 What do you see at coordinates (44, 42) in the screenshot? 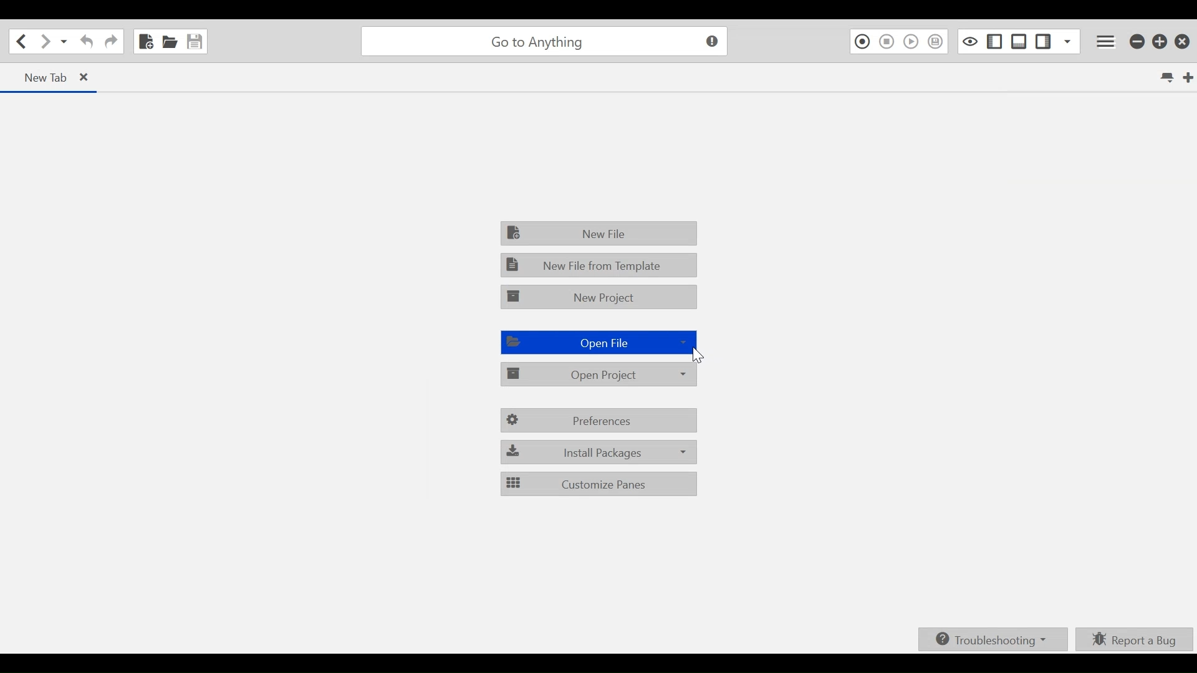
I see `Go forward one loaction` at bounding box center [44, 42].